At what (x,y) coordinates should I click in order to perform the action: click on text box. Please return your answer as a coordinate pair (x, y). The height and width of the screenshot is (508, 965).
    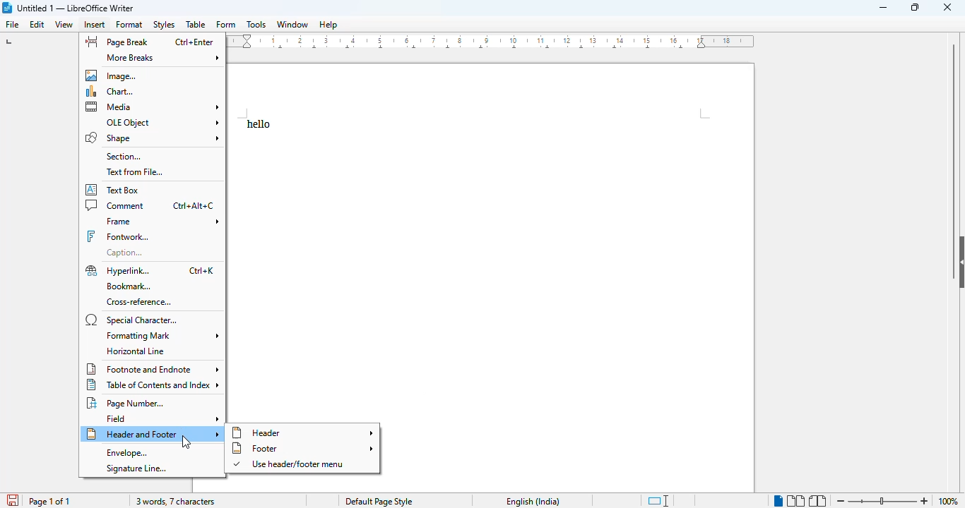
    Looking at the image, I should click on (113, 190).